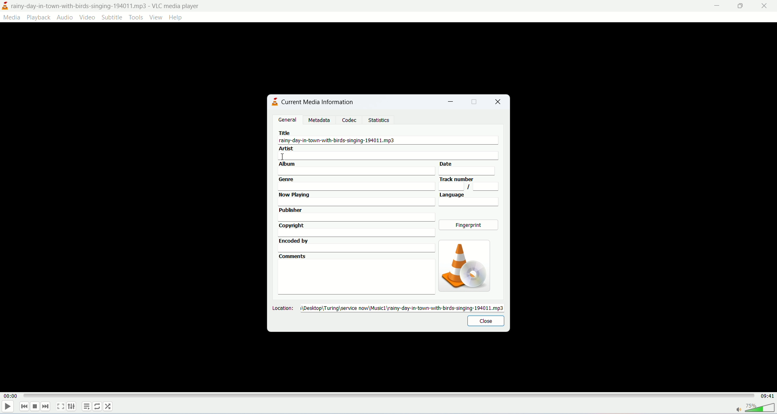  Describe the element at coordinates (357, 199) in the screenshot. I see `now playing` at that location.